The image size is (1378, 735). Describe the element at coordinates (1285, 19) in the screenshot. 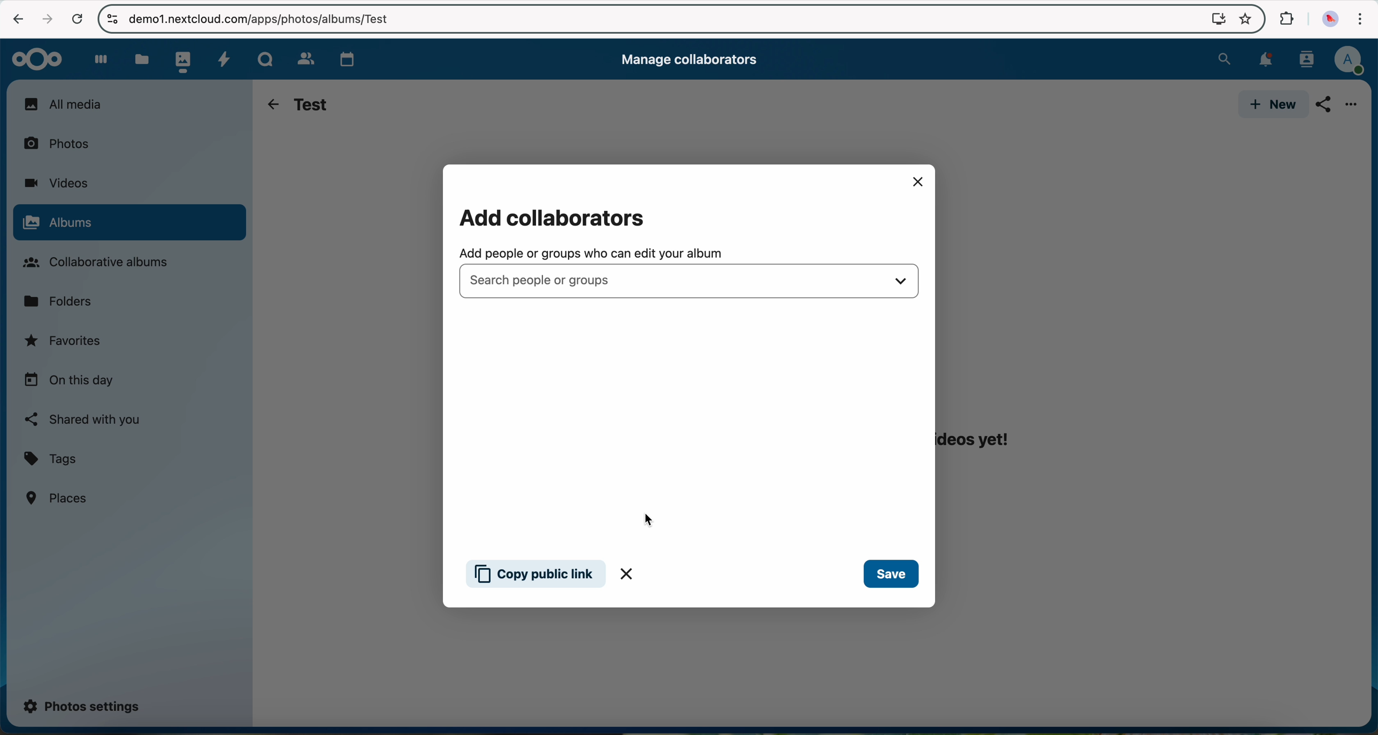

I see `extensions` at that location.